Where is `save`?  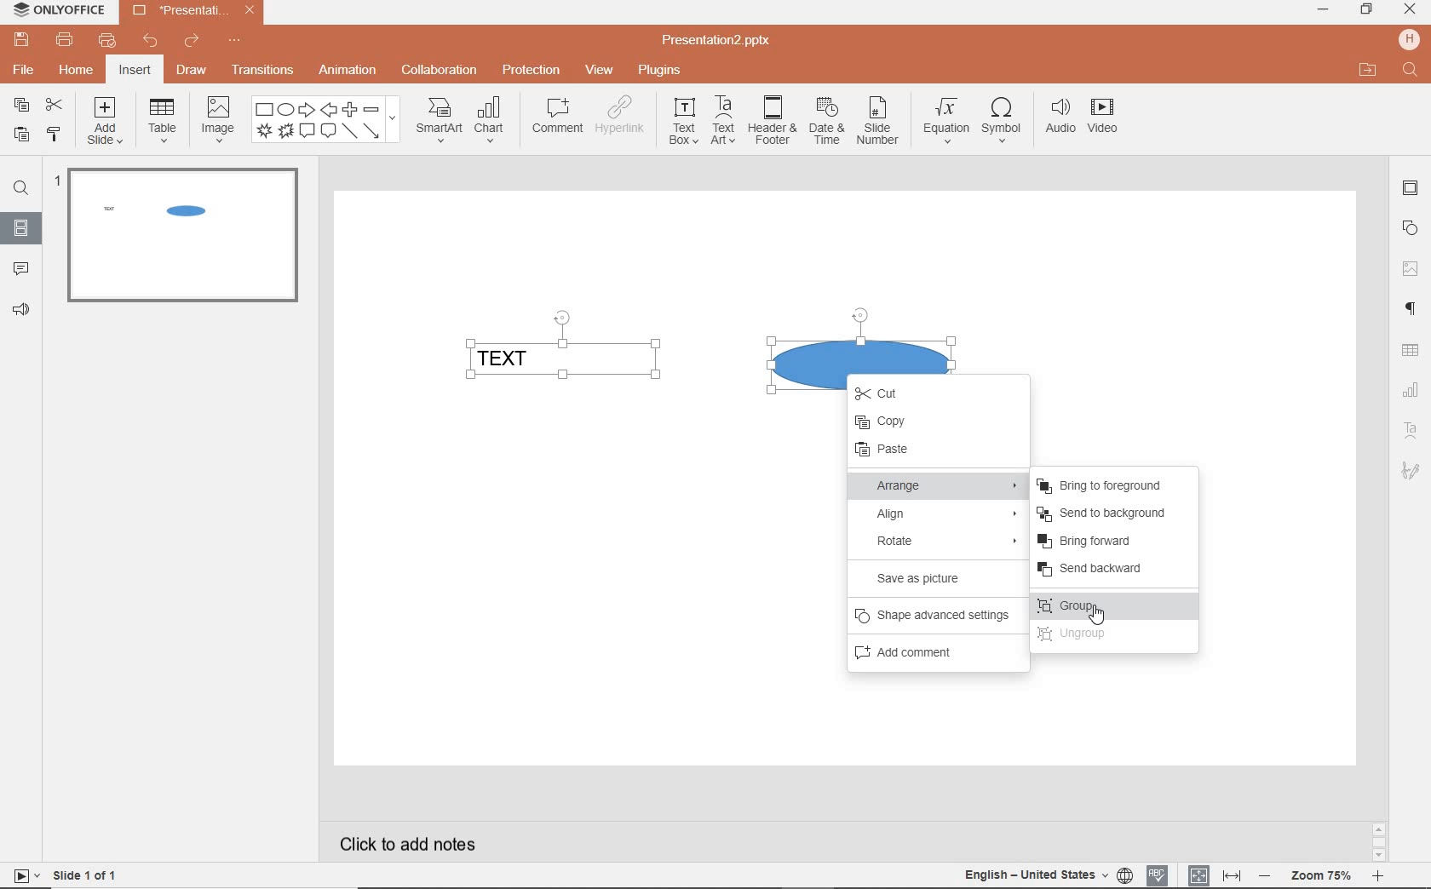
save is located at coordinates (19, 39).